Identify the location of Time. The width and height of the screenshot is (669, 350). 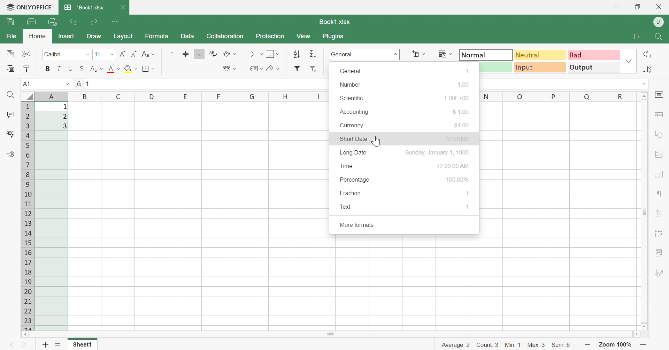
(346, 165).